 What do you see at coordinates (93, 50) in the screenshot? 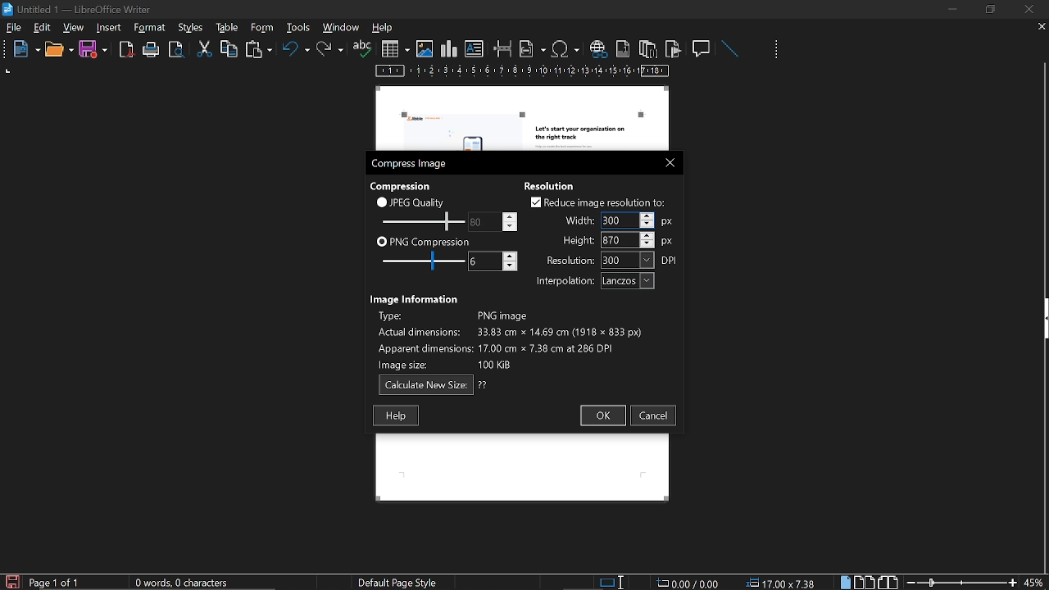
I see `save` at bounding box center [93, 50].